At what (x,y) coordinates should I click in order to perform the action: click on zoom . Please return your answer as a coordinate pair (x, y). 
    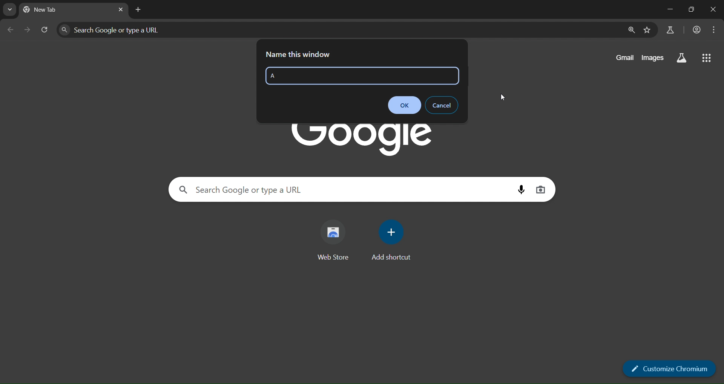
    Looking at the image, I should click on (631, 30).